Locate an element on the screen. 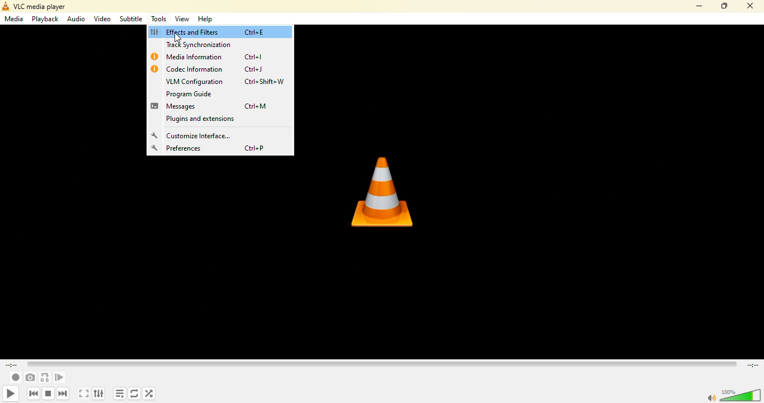 The height and width of the screenshot is (403, 764). frame by frame is located at coordinates (59, 377).